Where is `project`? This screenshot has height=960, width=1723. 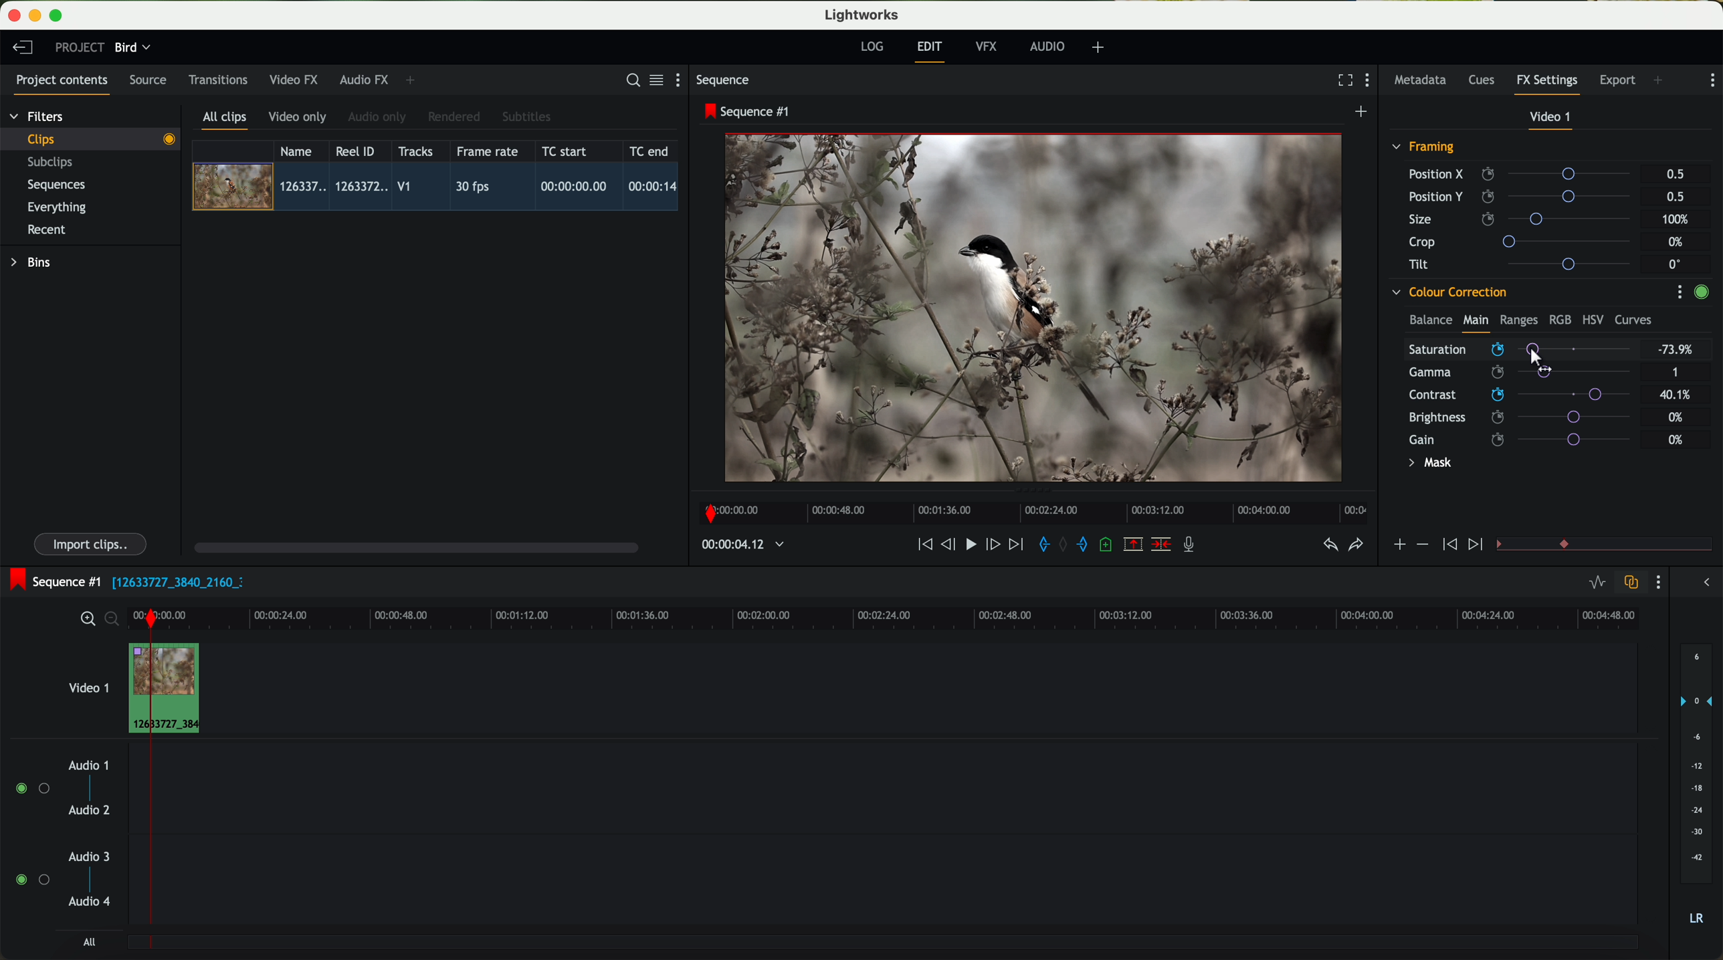 project is located at coordinates (80, 47).